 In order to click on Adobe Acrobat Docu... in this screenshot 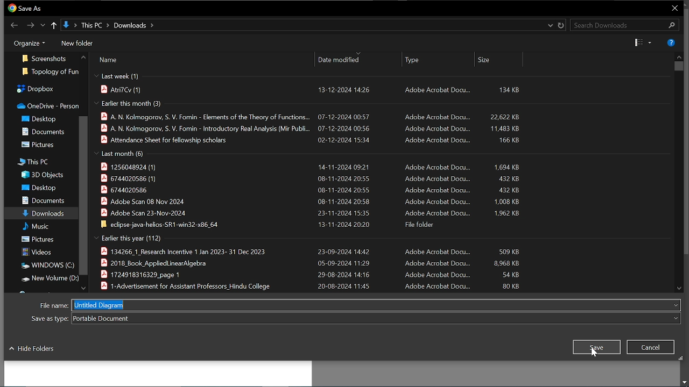, I will do `click(437, 213)`.